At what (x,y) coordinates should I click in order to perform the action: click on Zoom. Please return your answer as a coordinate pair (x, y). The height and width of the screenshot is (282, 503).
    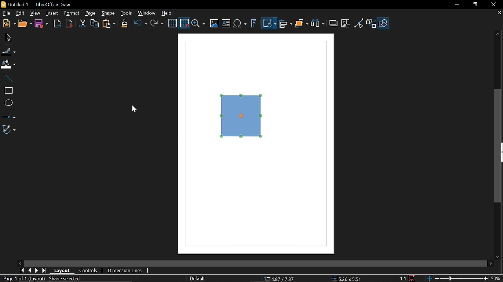
    Looking at the image, I should click on (199, 23).